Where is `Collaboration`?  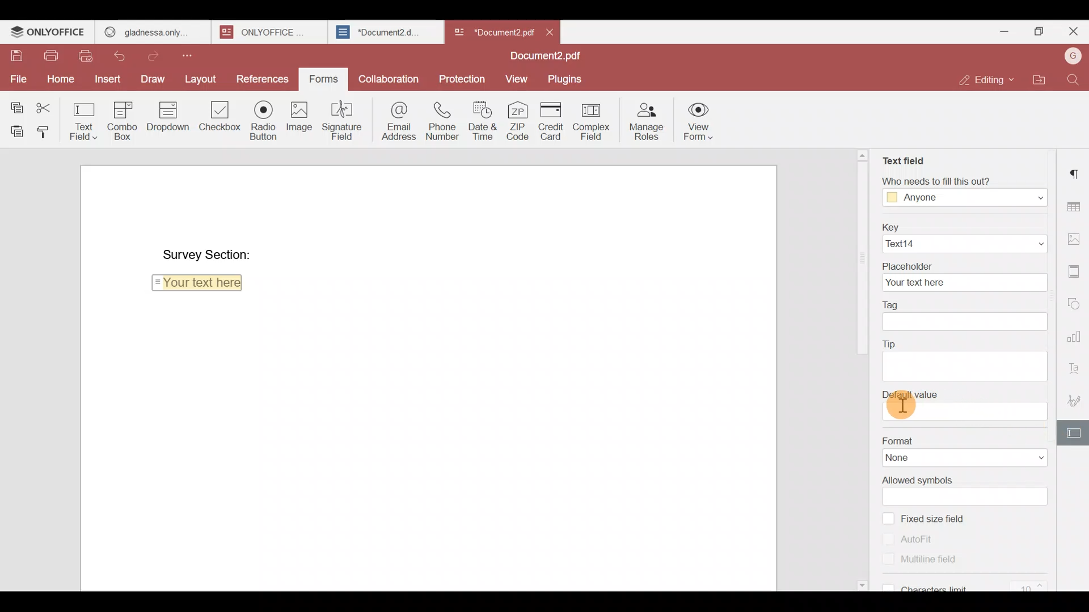 Collaboration is located at coordinates (391, 81).